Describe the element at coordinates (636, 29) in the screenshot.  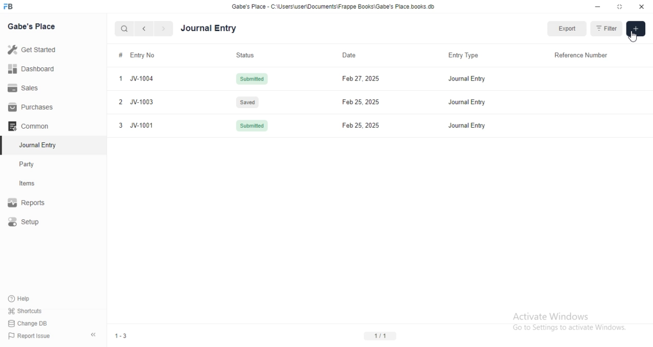
I see `add item` at that location.